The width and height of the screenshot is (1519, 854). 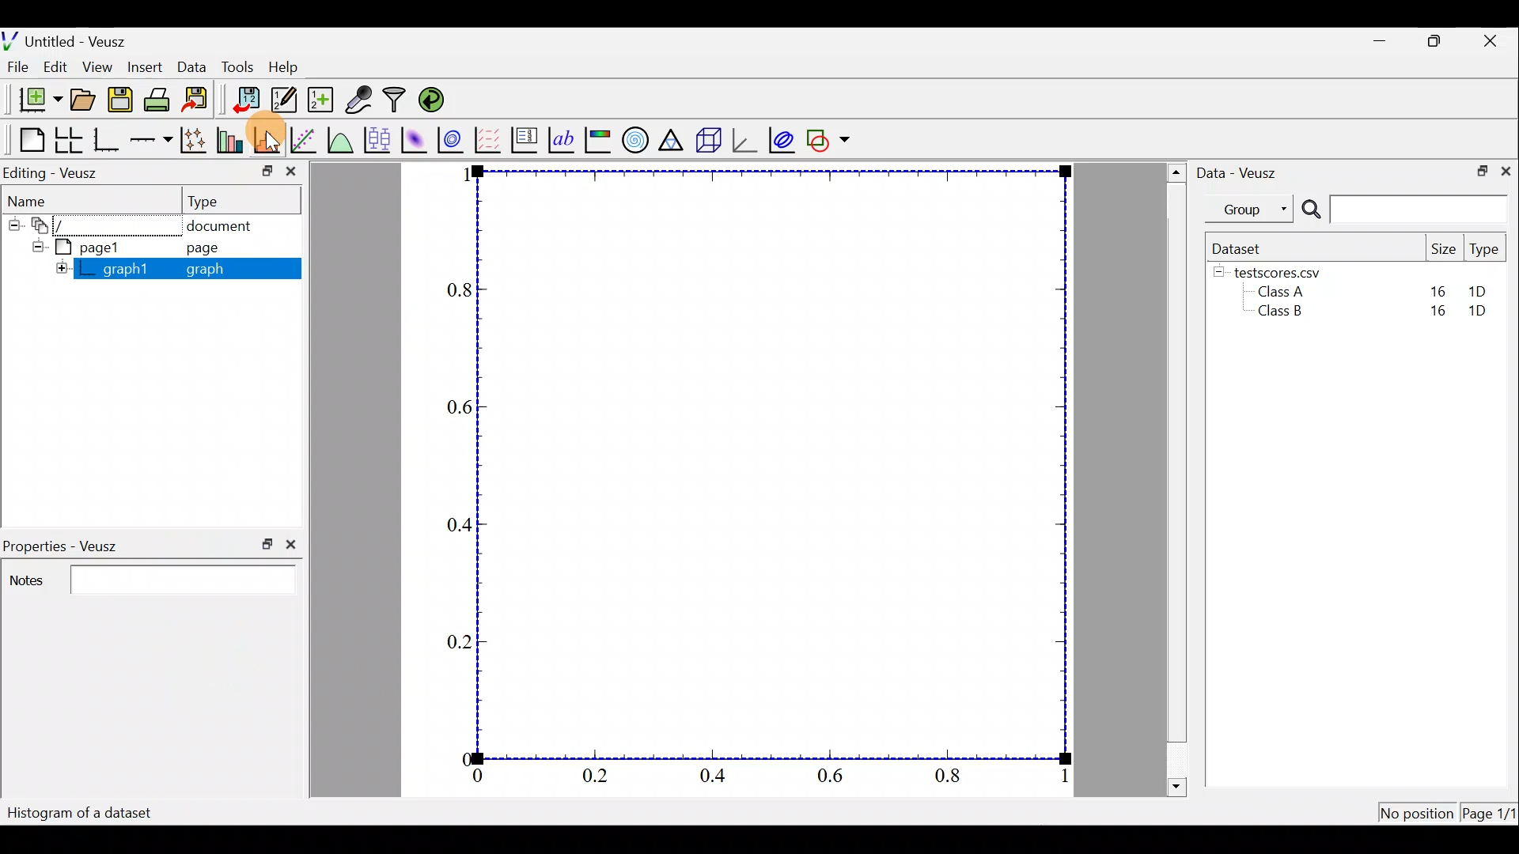 I want to click on Blank page, so click(x=25, y=138).